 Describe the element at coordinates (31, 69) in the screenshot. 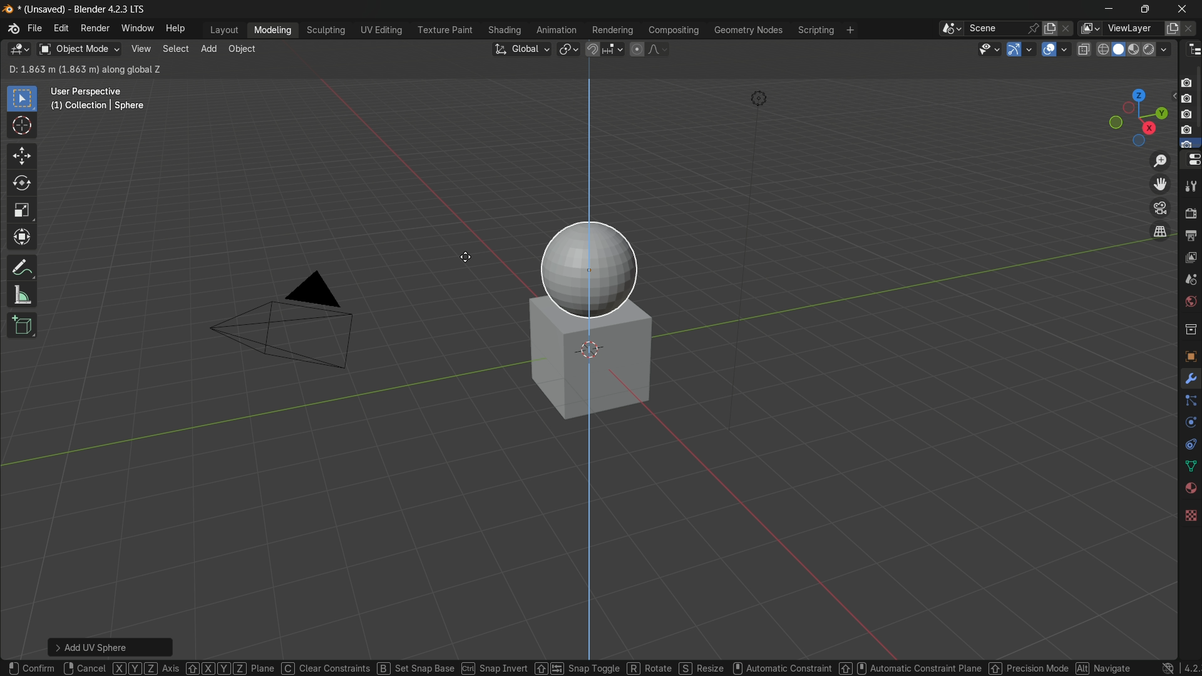

I see `extend existing selection` at that location.